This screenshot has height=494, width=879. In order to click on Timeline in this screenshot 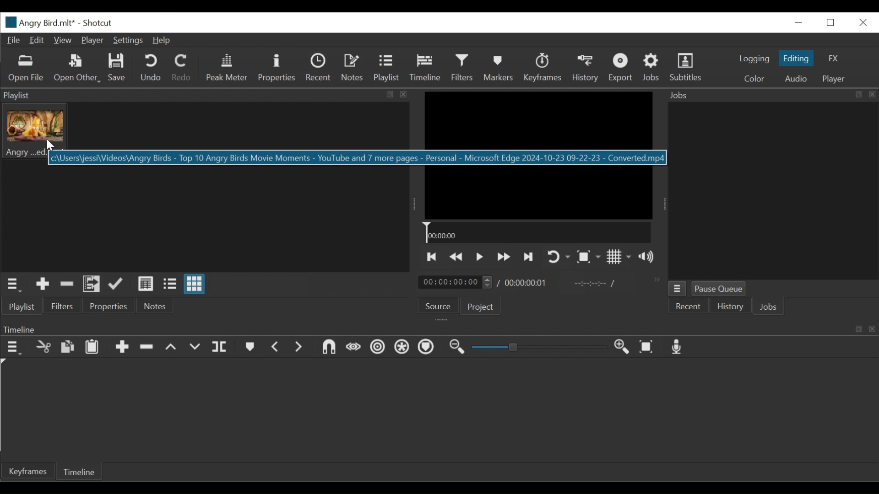, I will do `click(537, 232)`.